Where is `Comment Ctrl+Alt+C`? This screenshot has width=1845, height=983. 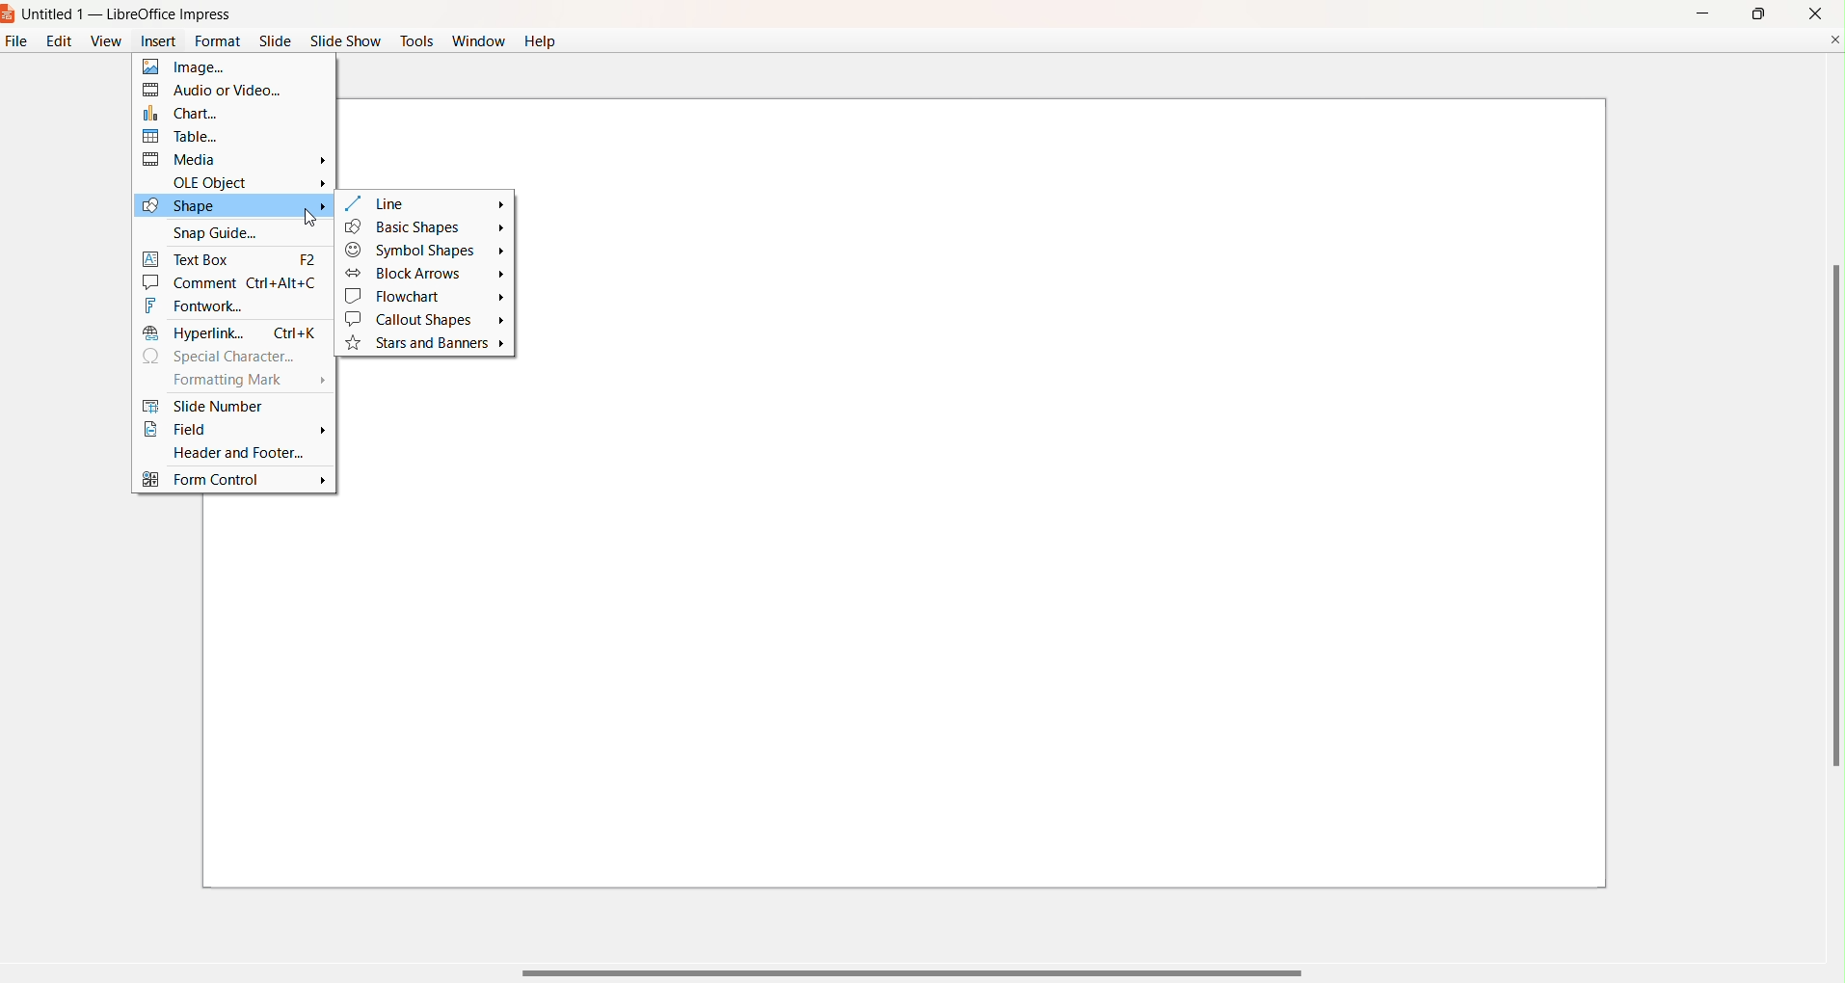 Comment Ctrl+Alt+C is located at coordinates (233, 282).